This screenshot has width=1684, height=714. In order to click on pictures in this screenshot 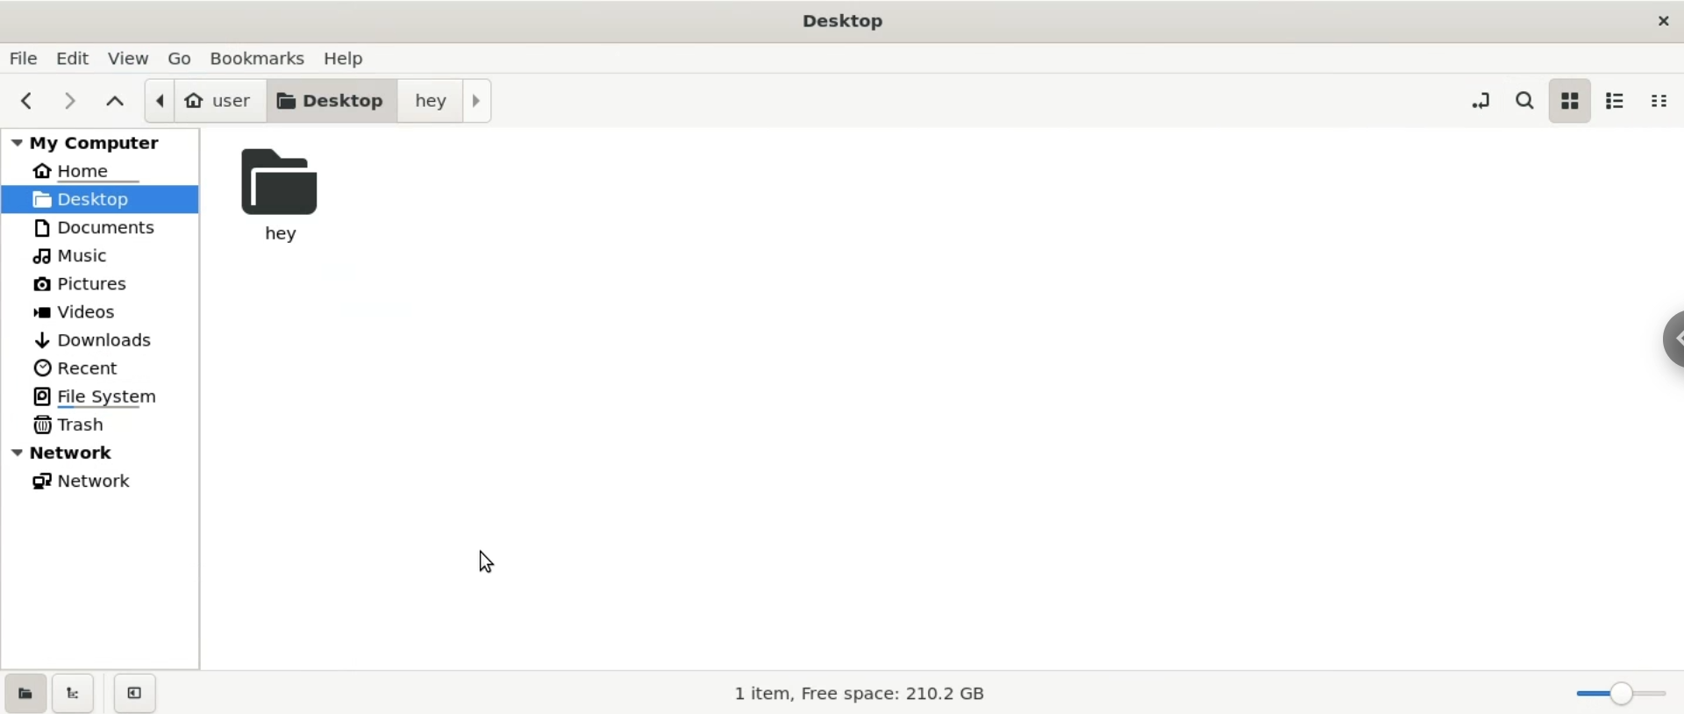, I will do `click(108, 282)`.